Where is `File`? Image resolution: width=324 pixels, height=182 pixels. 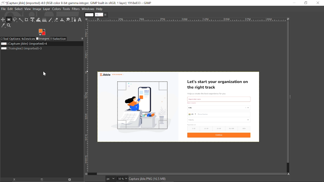
File is located at coordinates (3, 9).